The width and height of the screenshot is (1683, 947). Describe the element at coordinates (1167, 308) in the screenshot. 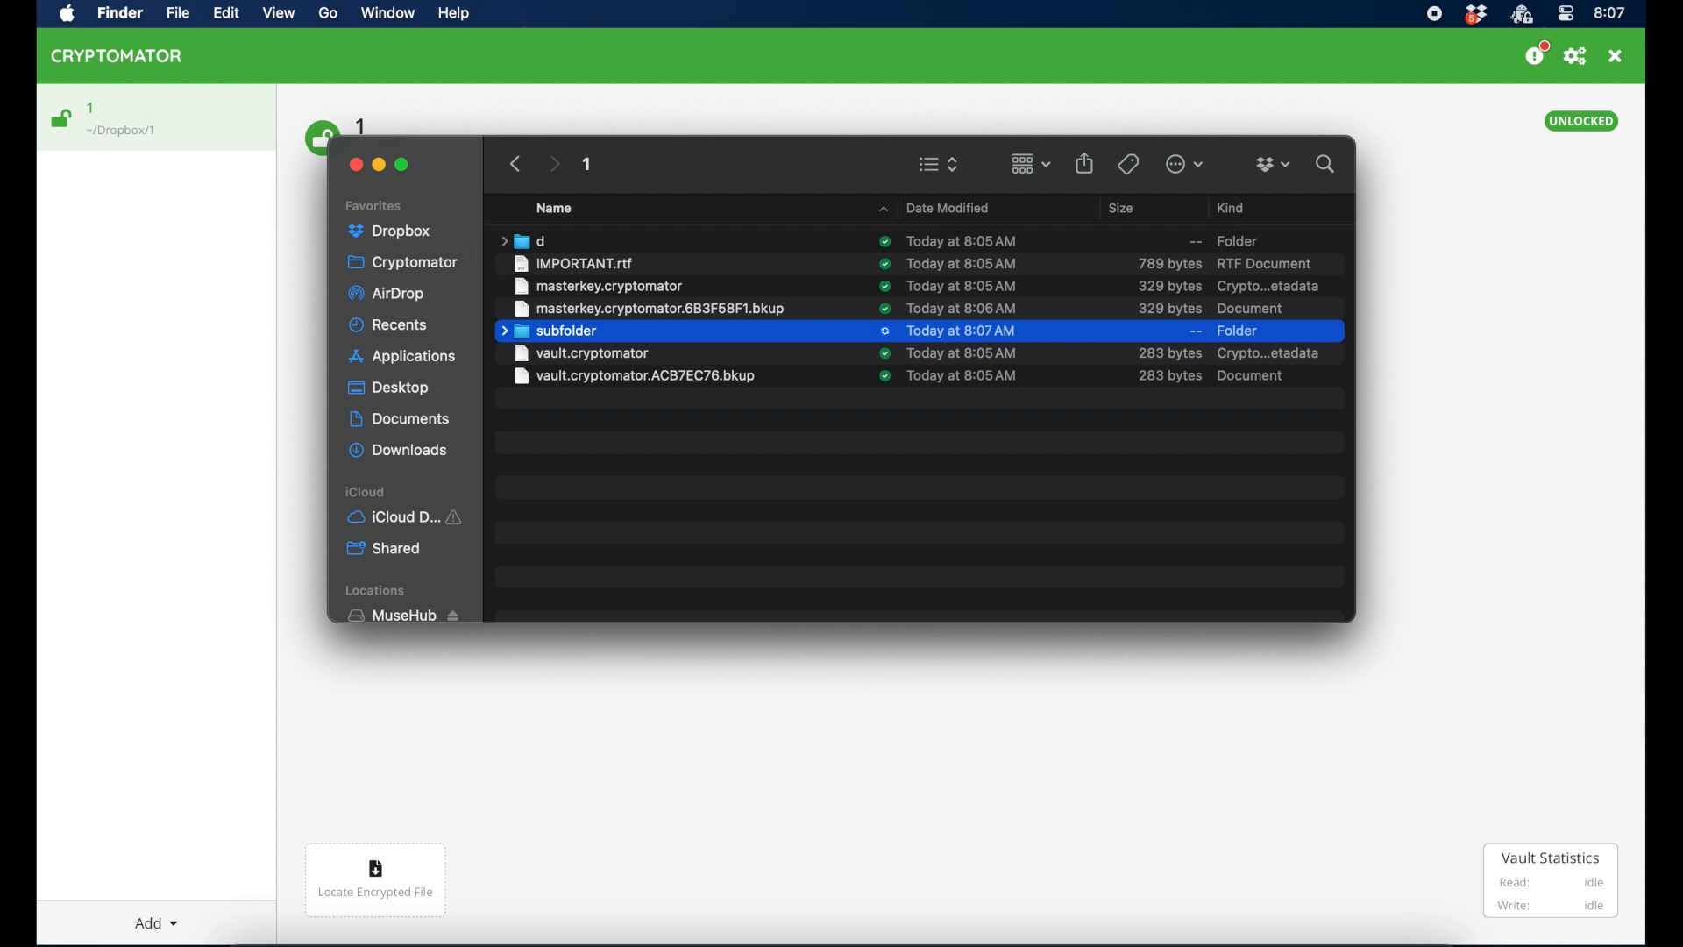

I see `size` at that location.